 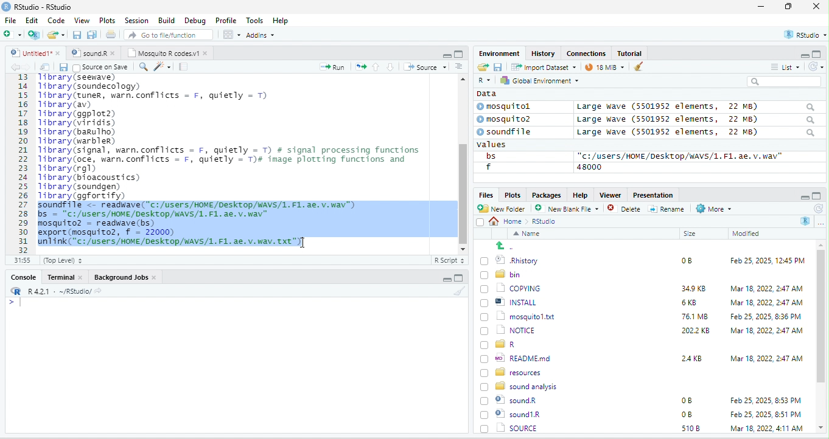 I want to click on brush, so click(x=635, y=67).